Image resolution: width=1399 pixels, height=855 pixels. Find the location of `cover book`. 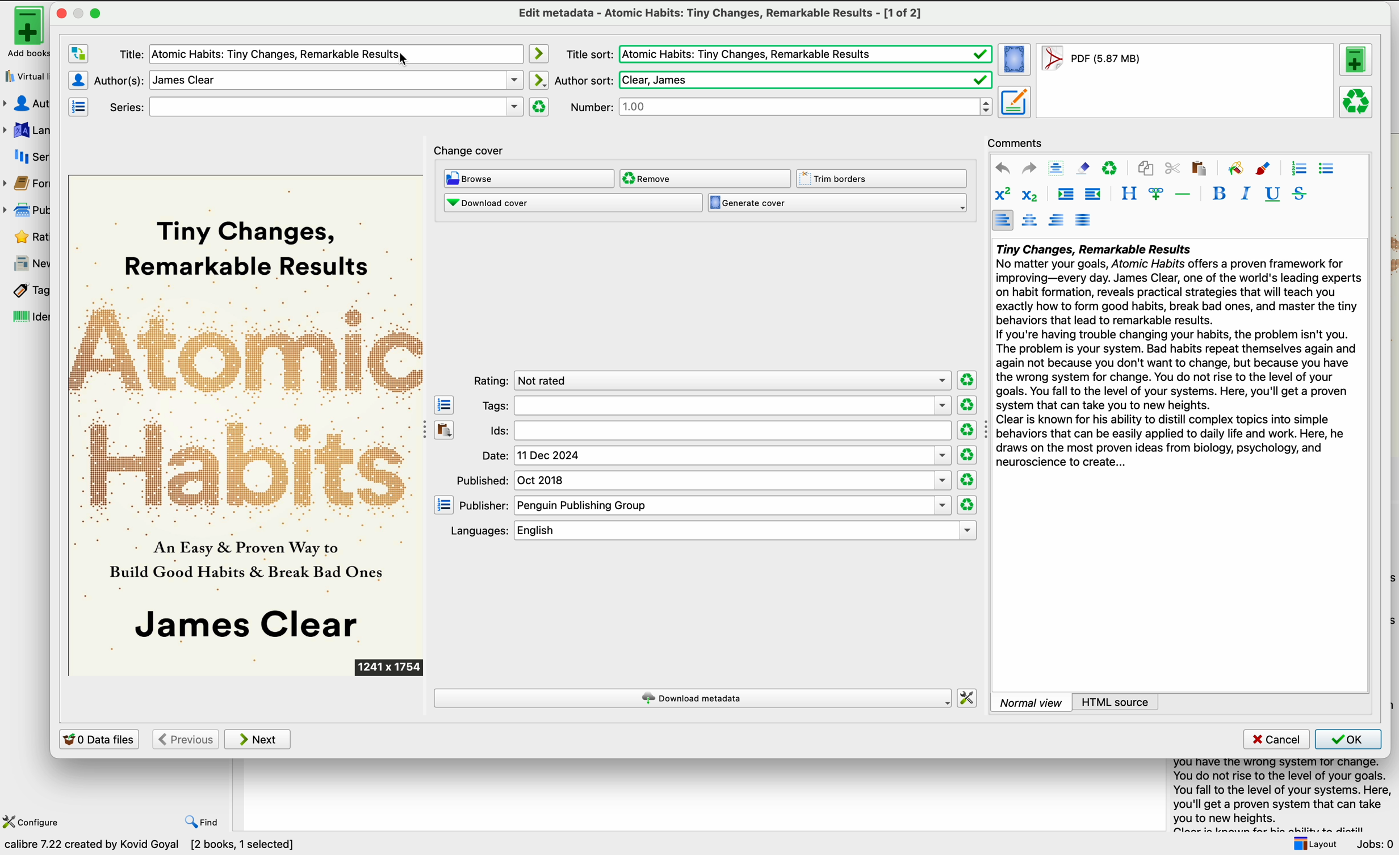

cover book is located at coordinates (248, 426).